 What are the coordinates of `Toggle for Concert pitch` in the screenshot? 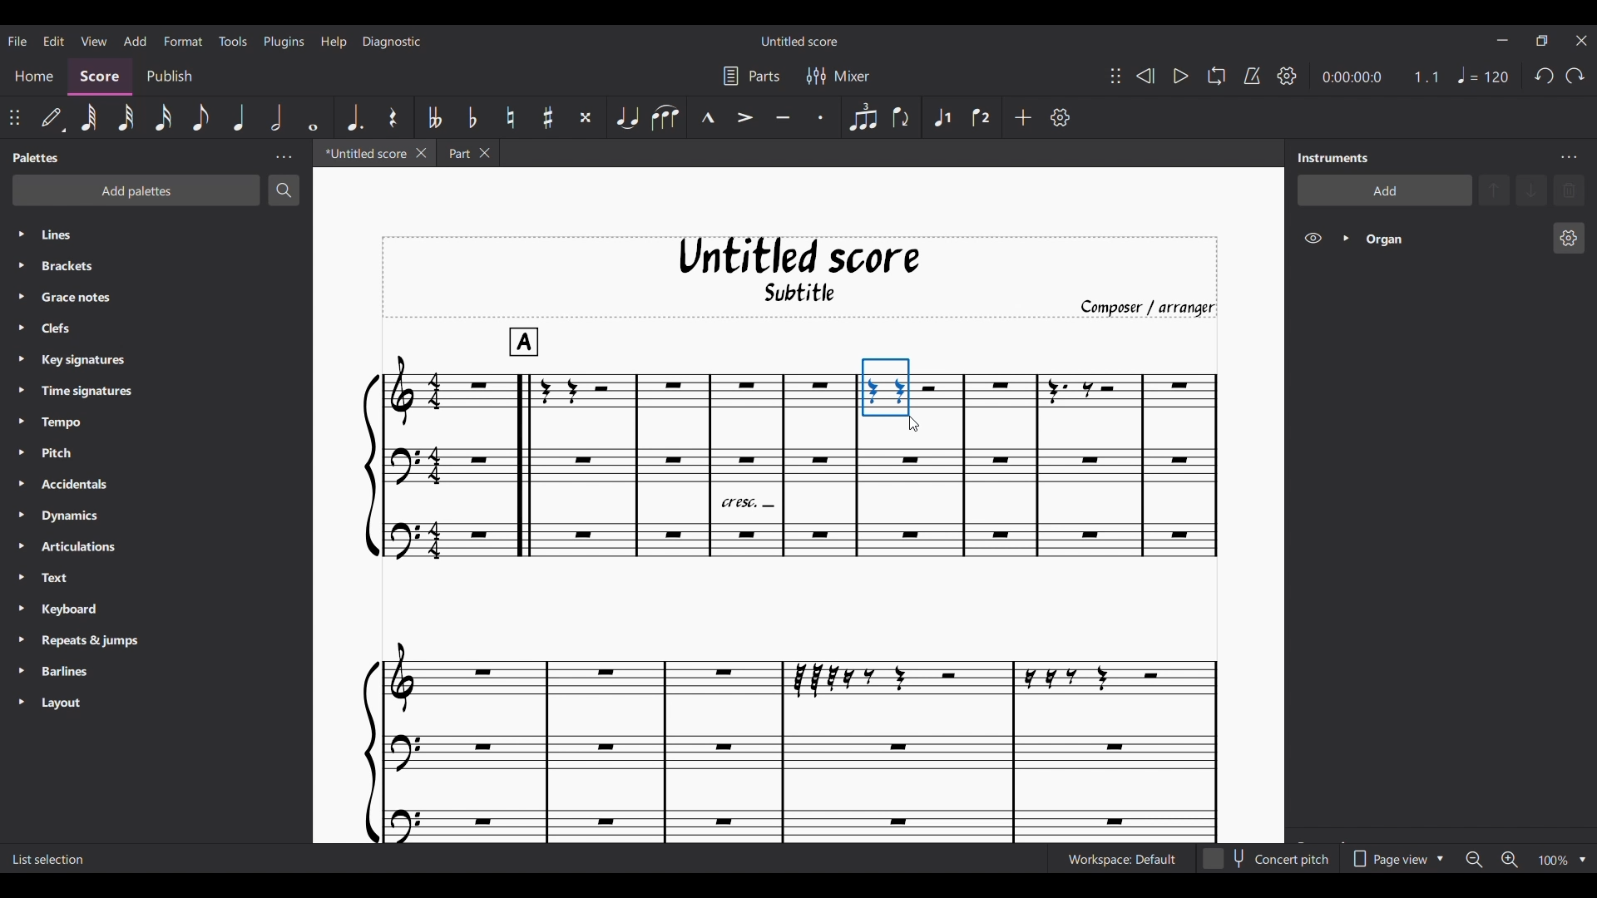 It's located at (1268, 859).